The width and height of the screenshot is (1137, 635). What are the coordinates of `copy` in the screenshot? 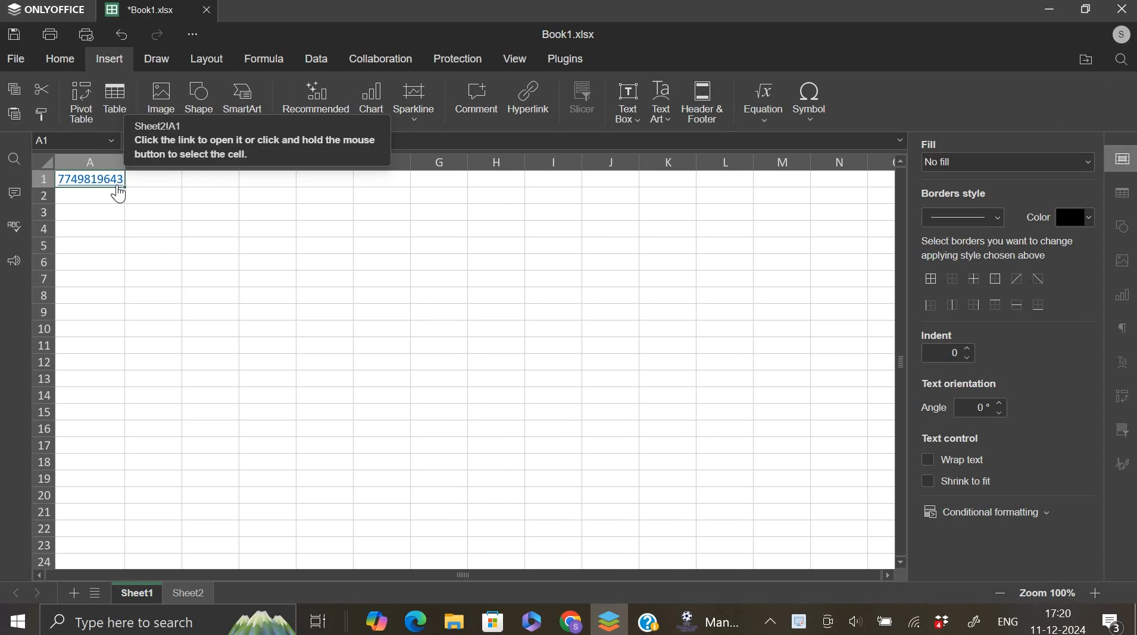 It's located at (14, 88).